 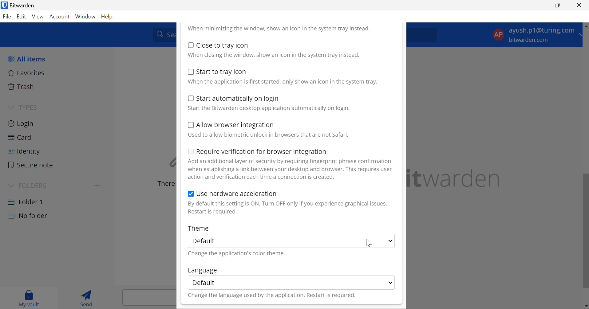 What do you see at coordinates (190, 72) in the screenshot?
I see `Checkbox` at bounding box center [190, 72].